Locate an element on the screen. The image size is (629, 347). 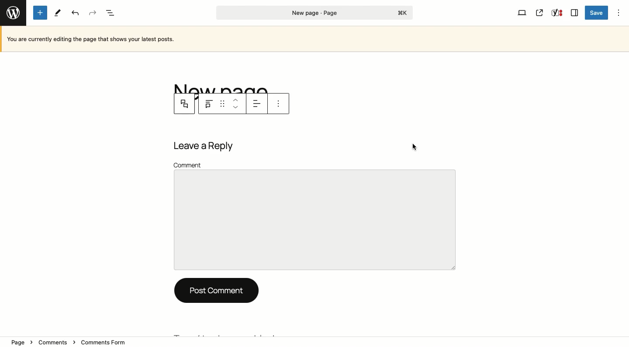
Leave a reply is located at coordinates (211, 145).